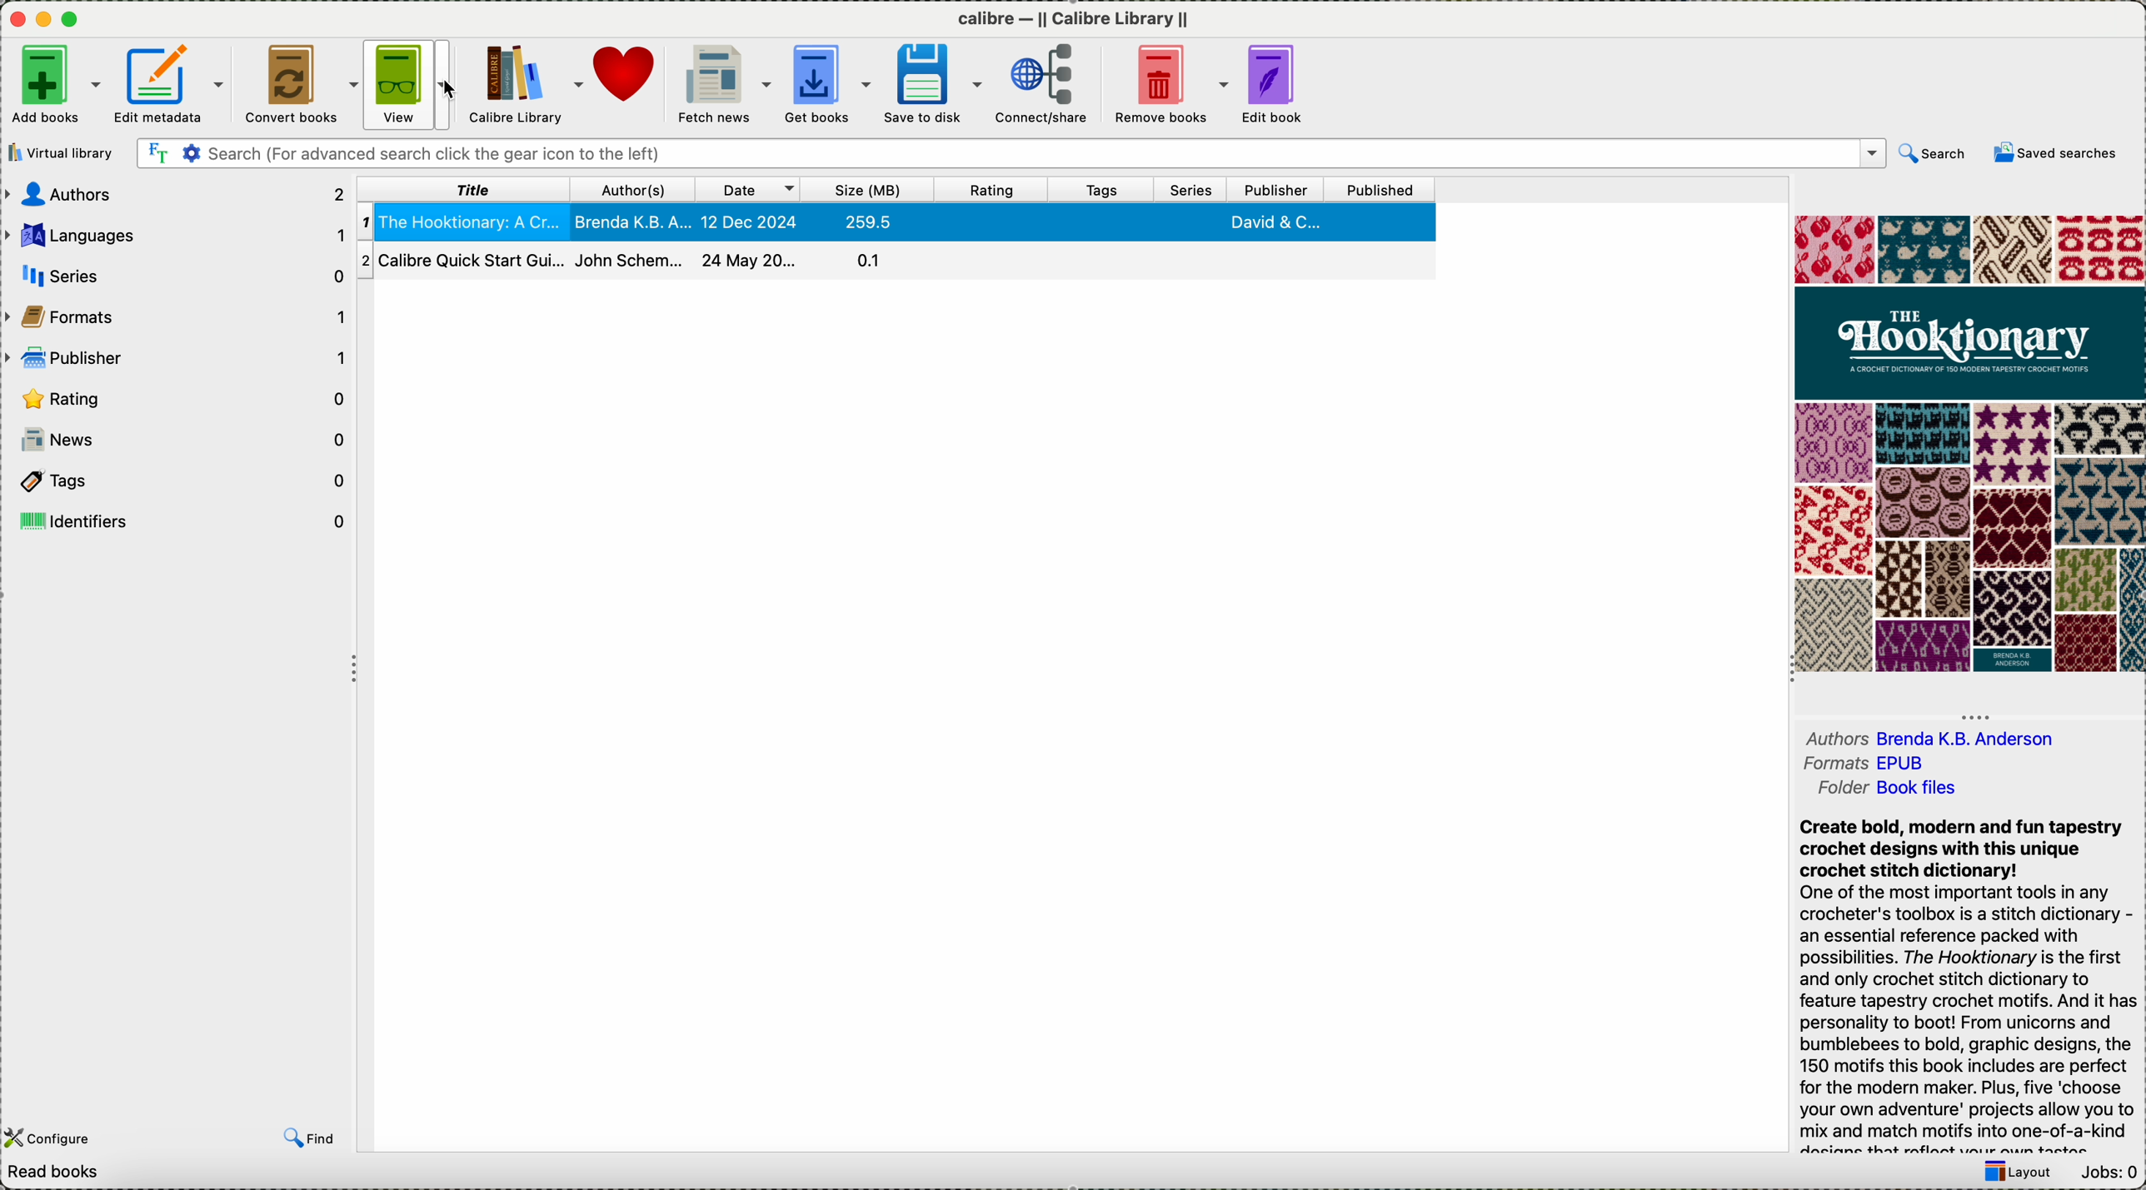 The width and height of the screenshot is (2146, 1190). What do you see at coordinates (1972, 985) in the screenshot?
I see `summary` at bounding box center [1972, 985].